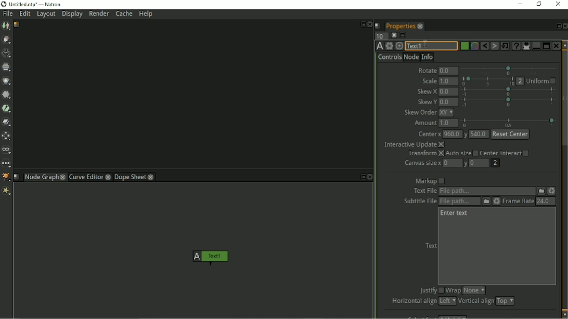  Describe the element at coordinates (448, 81) in the screenshot. I see `1.0` at that location.